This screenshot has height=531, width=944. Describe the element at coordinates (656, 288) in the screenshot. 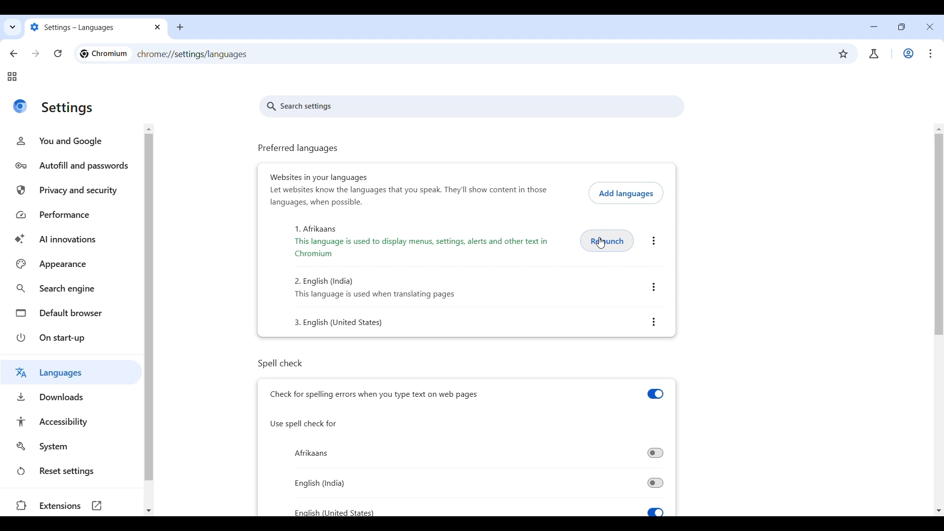

I see `more options` at that location.